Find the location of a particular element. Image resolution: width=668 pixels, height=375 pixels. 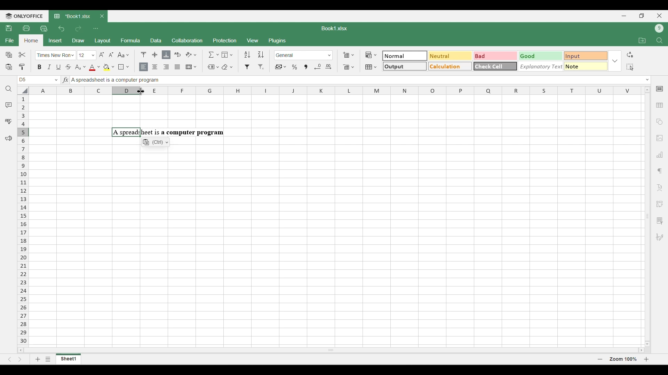

Collaboration menu is located at coordinates (188, 40).